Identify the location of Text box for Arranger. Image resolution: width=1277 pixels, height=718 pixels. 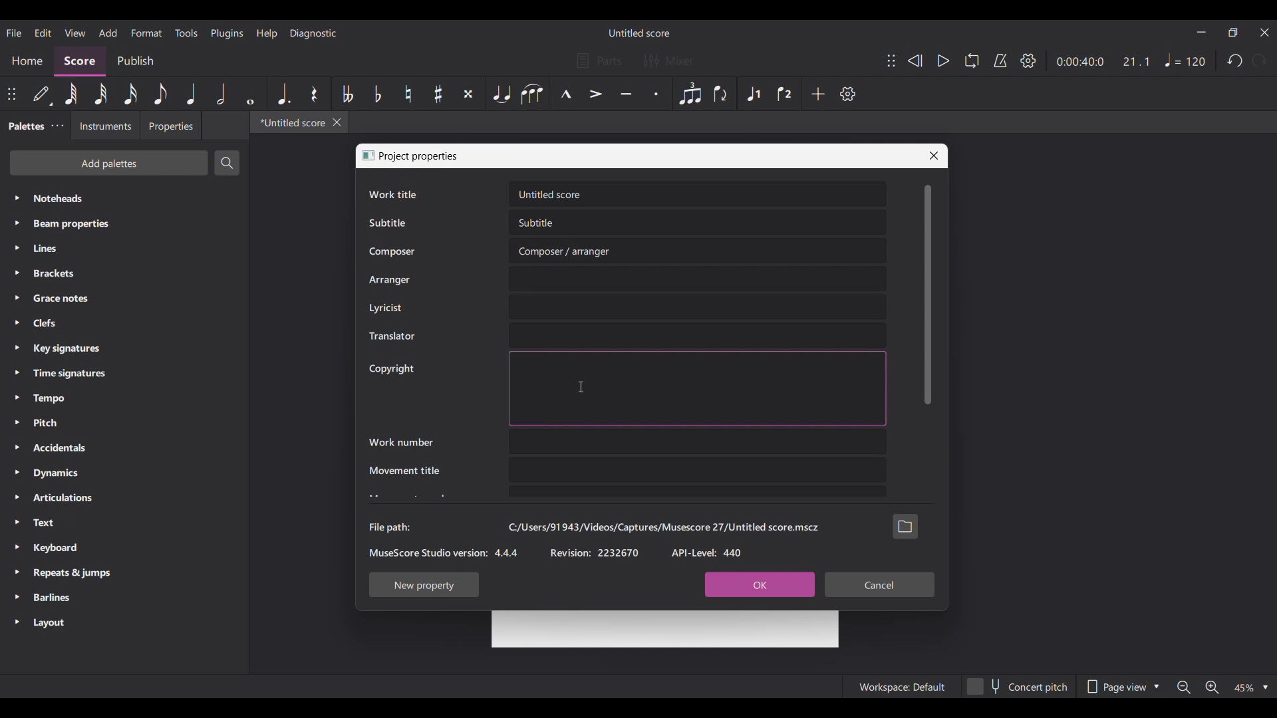
(698, 279).